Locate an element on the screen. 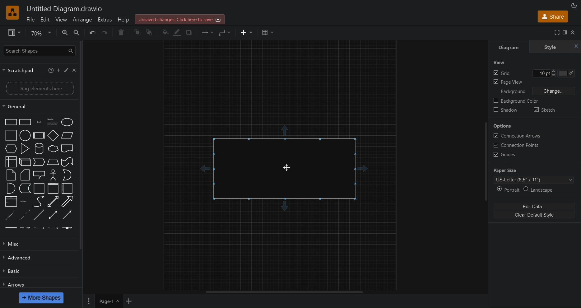 The height and width of the screenshot is (308, 581). question is located at coordinates (50, 70).